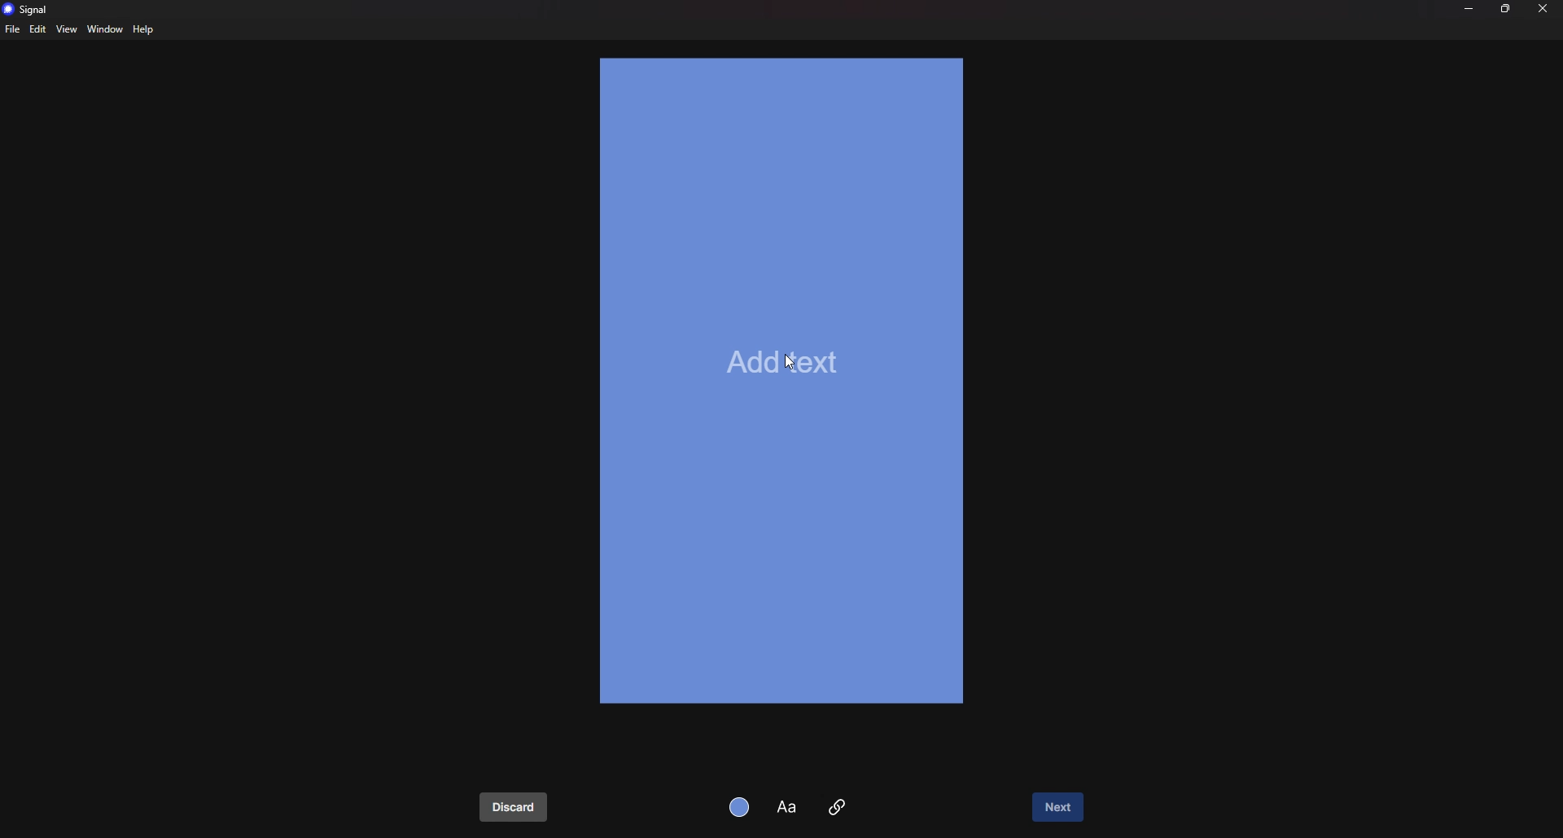 The height and width of the screenshot is (838, 1563). What do you see at coordinates (797, 364) in the screenshot?
I see `add text` at bounding box center [797, 364].